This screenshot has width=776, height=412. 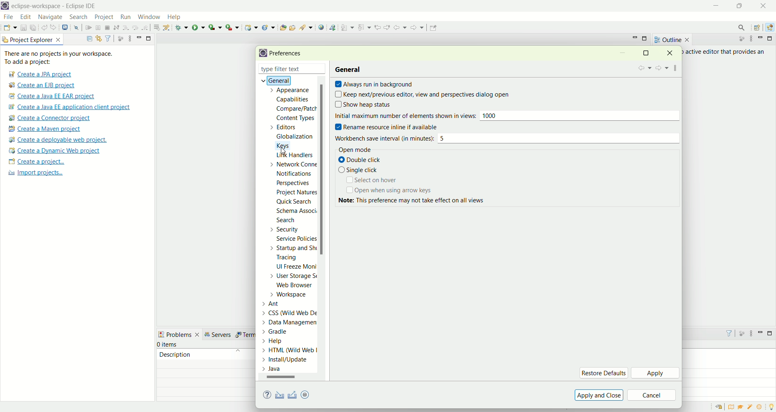 What do you see at coordinates (297, 212) in the screenshot?
I see `schema association` at bounding box center [297, 212].